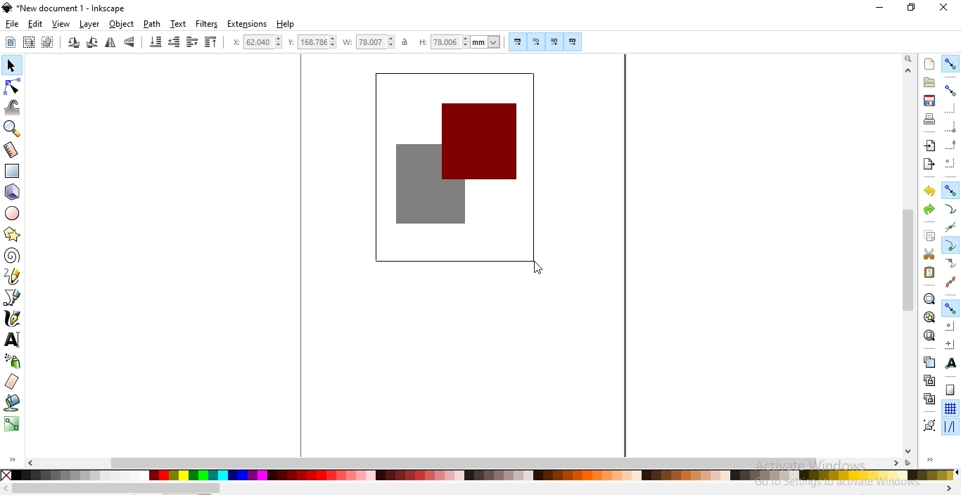 The width and height of the screenshot is (961, 495). I want to click on snap centers of objects, so click(950, 326).